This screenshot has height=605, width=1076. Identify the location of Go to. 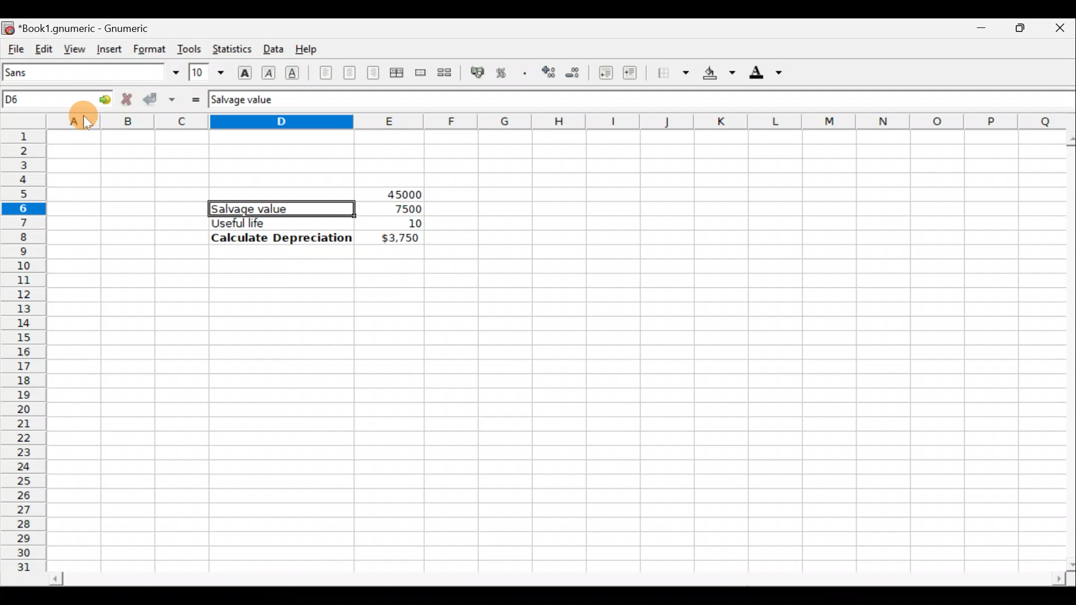
(97, 99).